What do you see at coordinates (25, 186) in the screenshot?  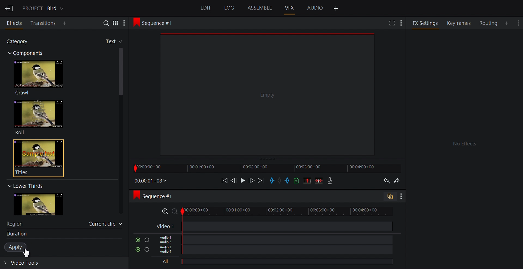 I see `Lower Thirs` at bounding box center [25, 186].